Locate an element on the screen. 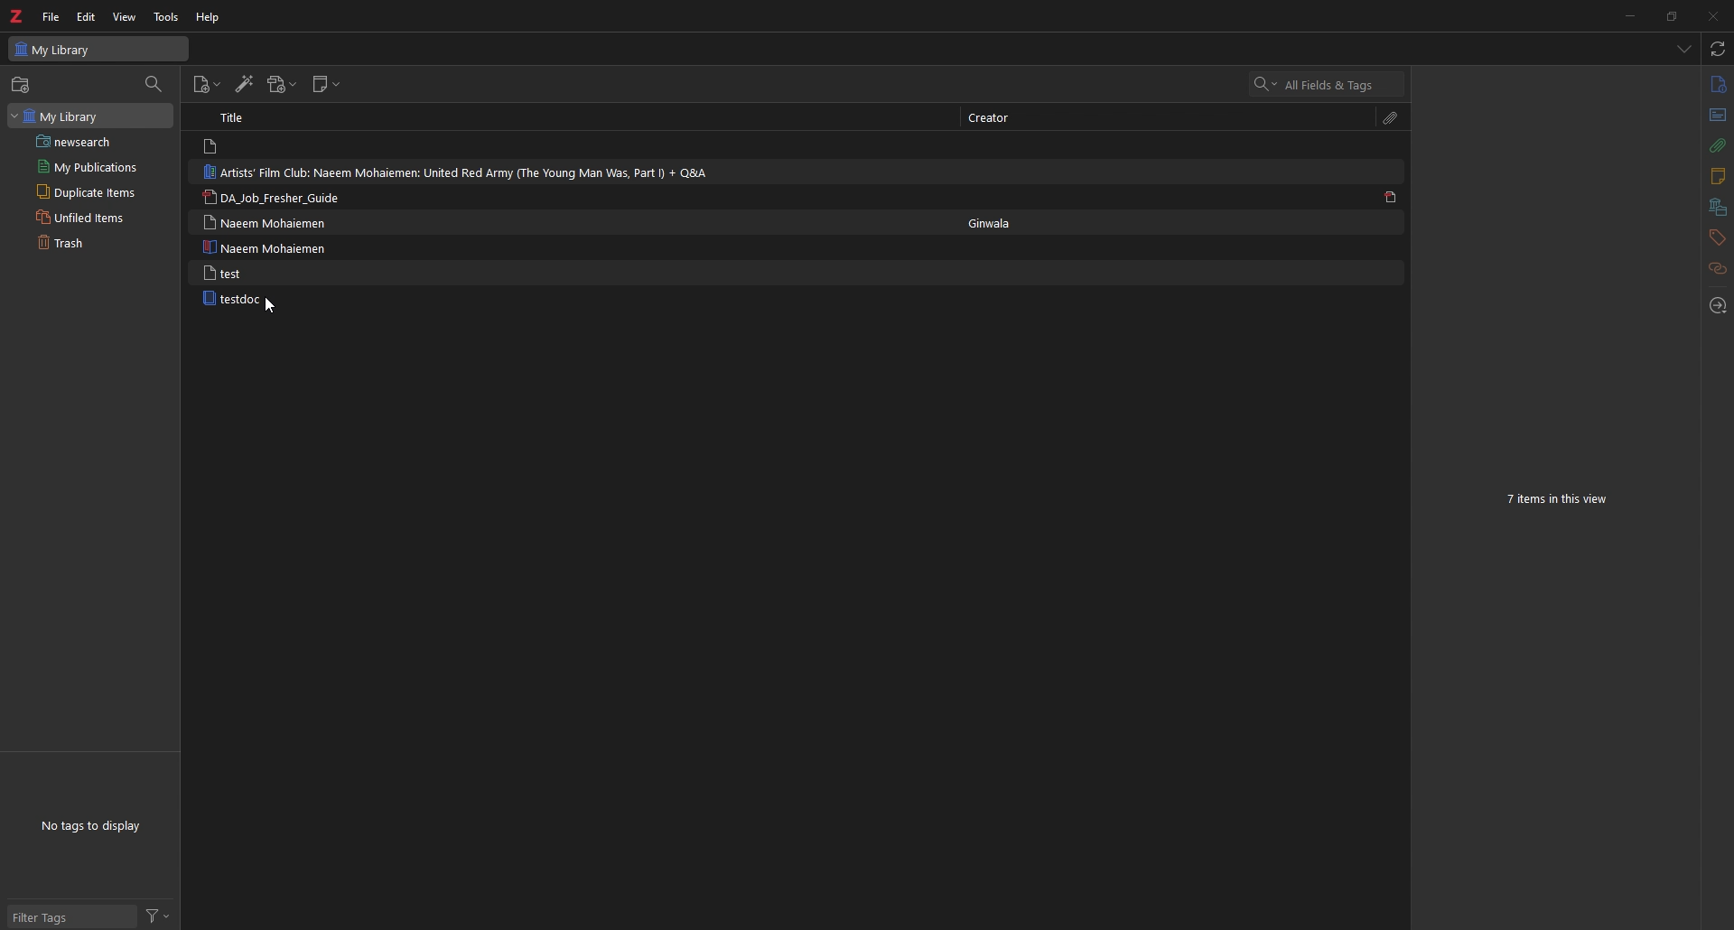 Image resolution: width=1734 pixels, height=930 pixels. attachment is located at coordinates (1391, 118).